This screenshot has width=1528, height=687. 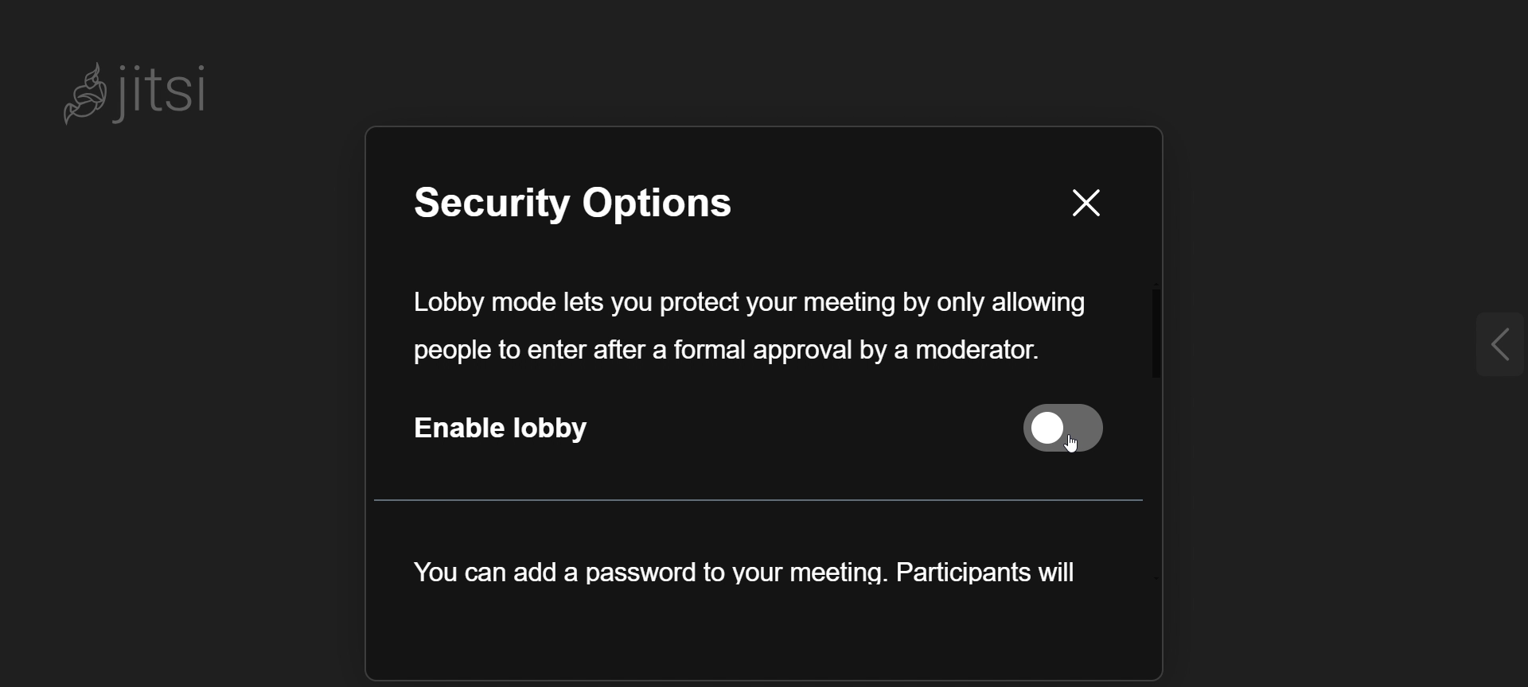 What do you see at coordinates (748, 326) in the screenshot?
I see `Lobby mode lets you protect your meeting by only allowing
people to enter after a formal approval by a moderator.` at bounding box center [748, 326].